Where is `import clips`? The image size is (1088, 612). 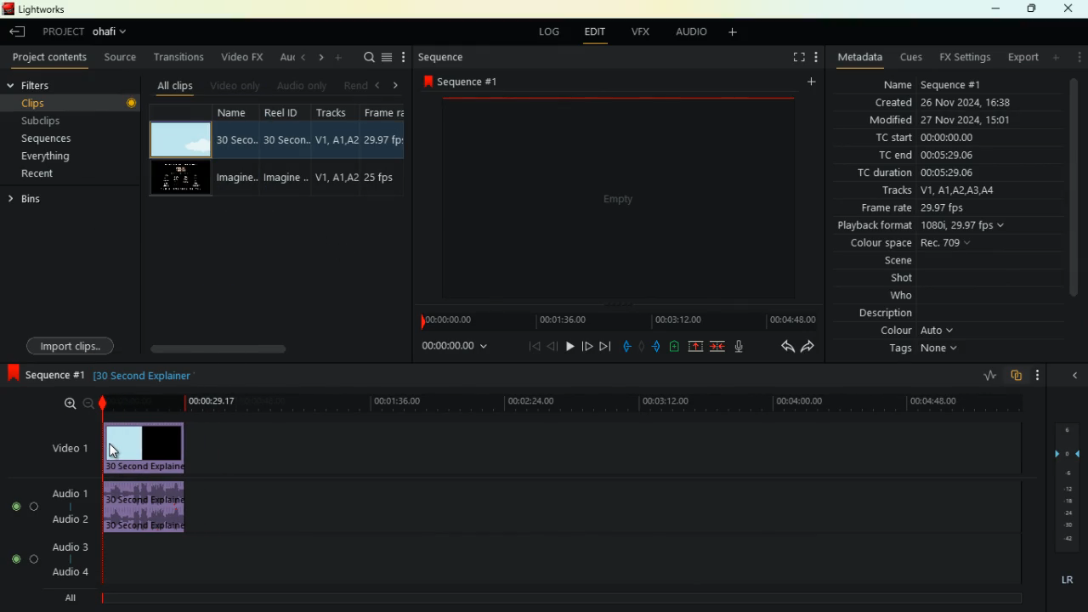 import clips is located at coordinates (71, 344).